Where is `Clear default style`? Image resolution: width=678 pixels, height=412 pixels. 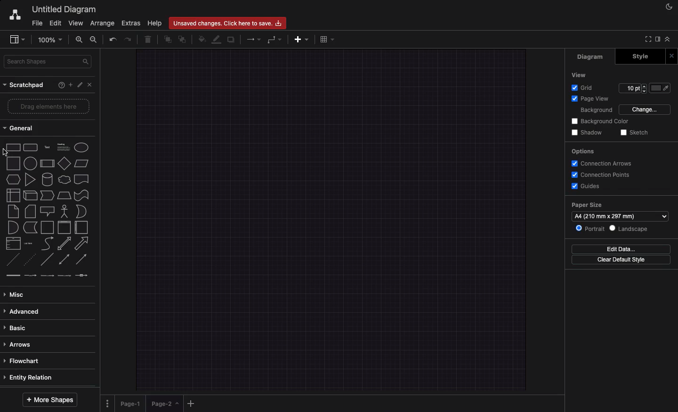 Clear default style is located at coordinates (622, 261).